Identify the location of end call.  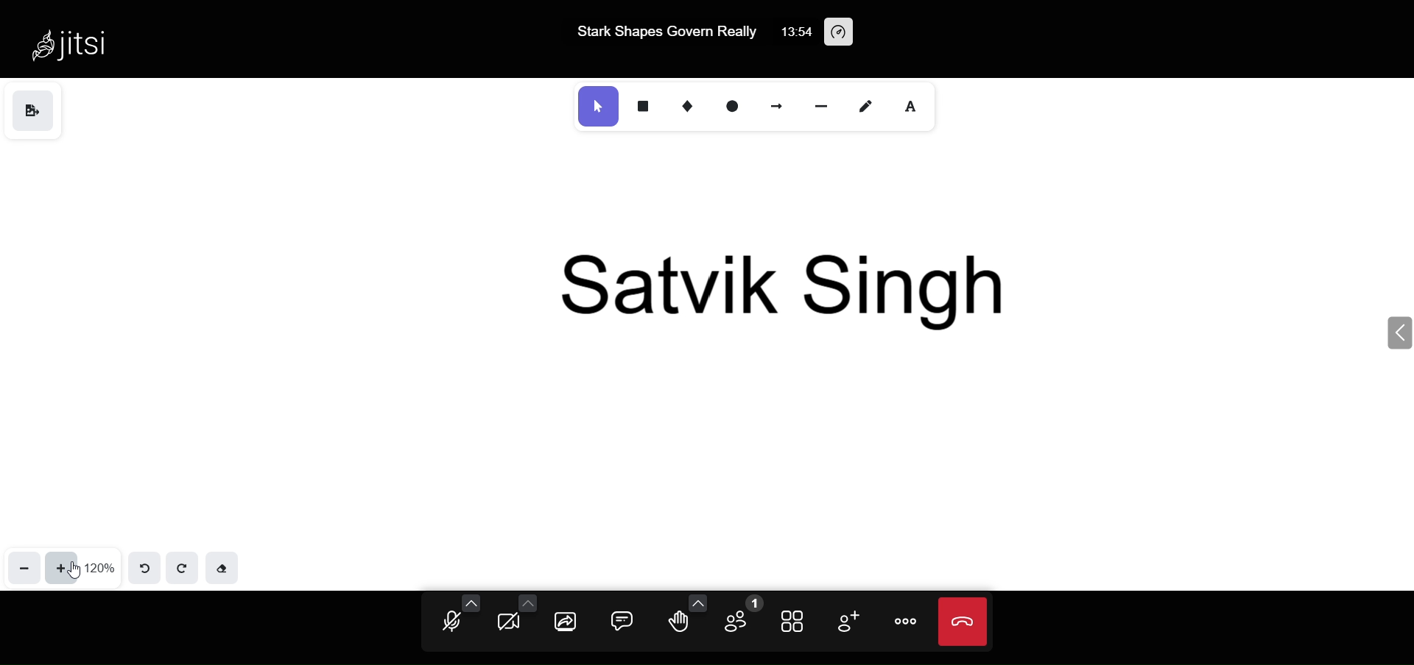
(964, 623).